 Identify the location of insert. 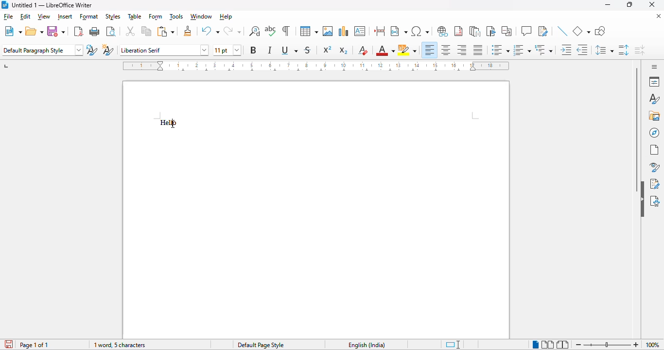
(65, 17).